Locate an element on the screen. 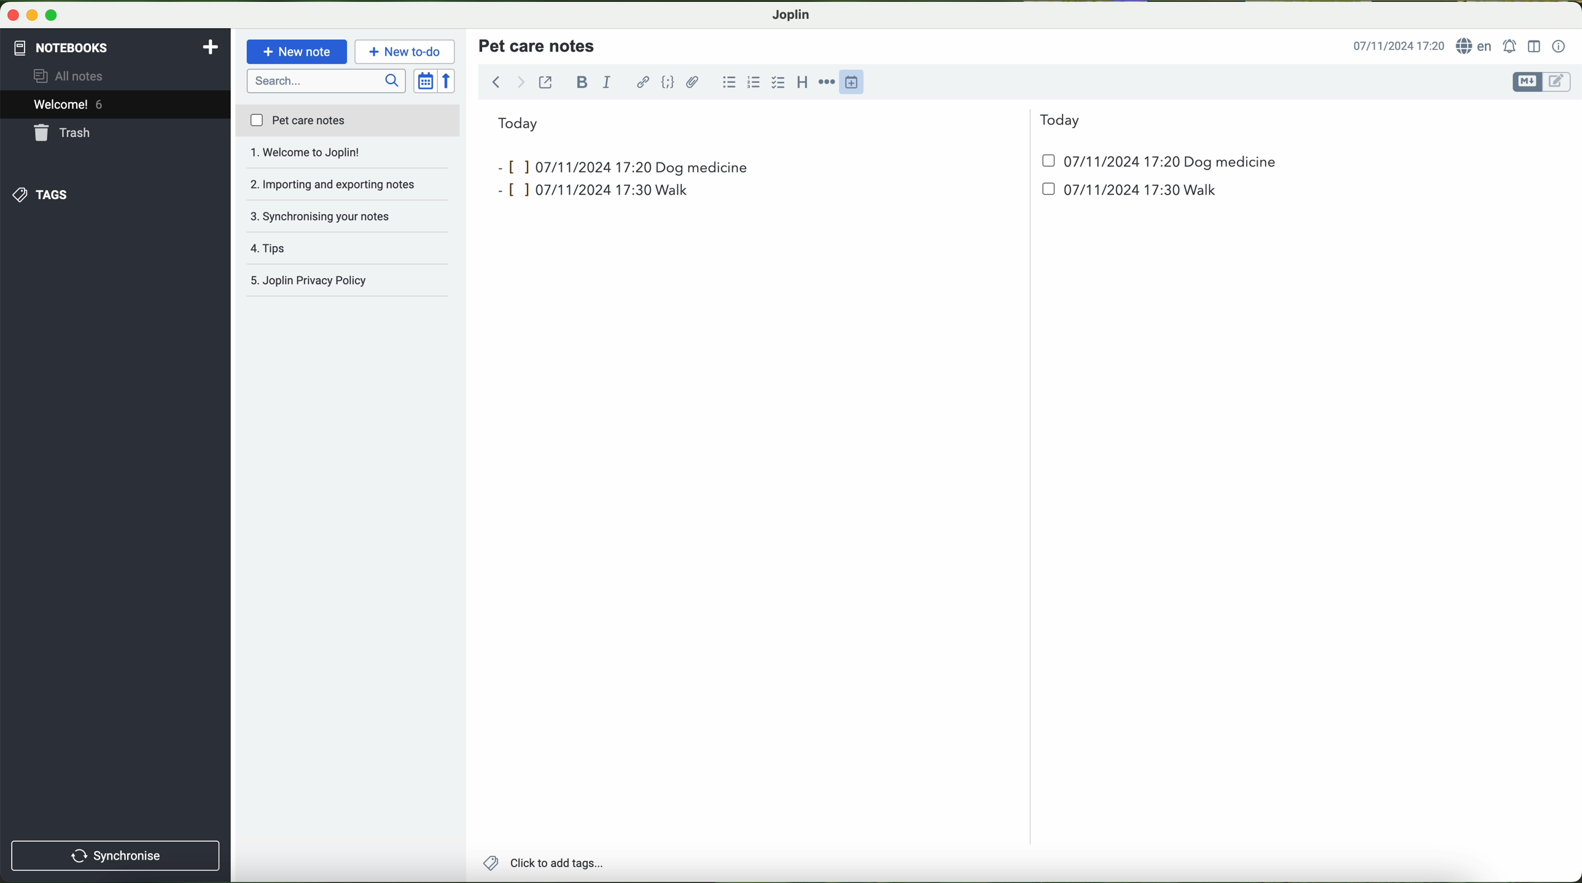 This screenshot has height=883, width=1582. bold is located at coordinates (582, 82).